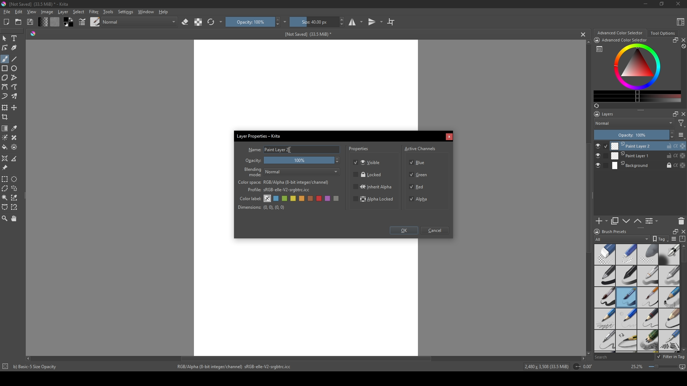 The width and height of the screenshot is (687, 386). Describe the element at coordinates (5, 207) in the screenshot. I see `bezier curve` at that location.